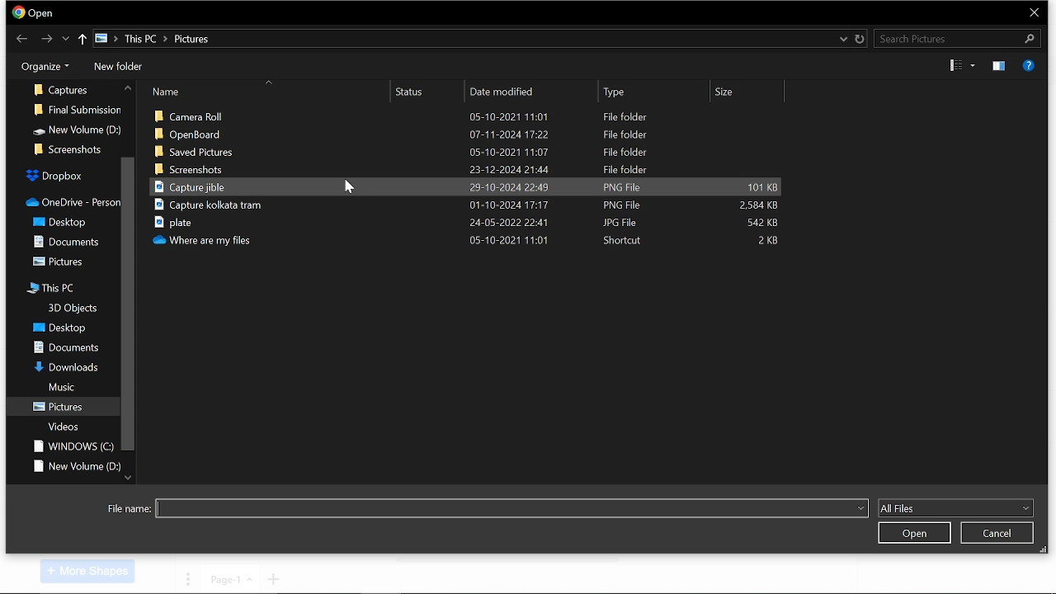  What do you see at coordinates (64, 348) in the screenshot?
I see `folders` at bounding box center [64, 348].